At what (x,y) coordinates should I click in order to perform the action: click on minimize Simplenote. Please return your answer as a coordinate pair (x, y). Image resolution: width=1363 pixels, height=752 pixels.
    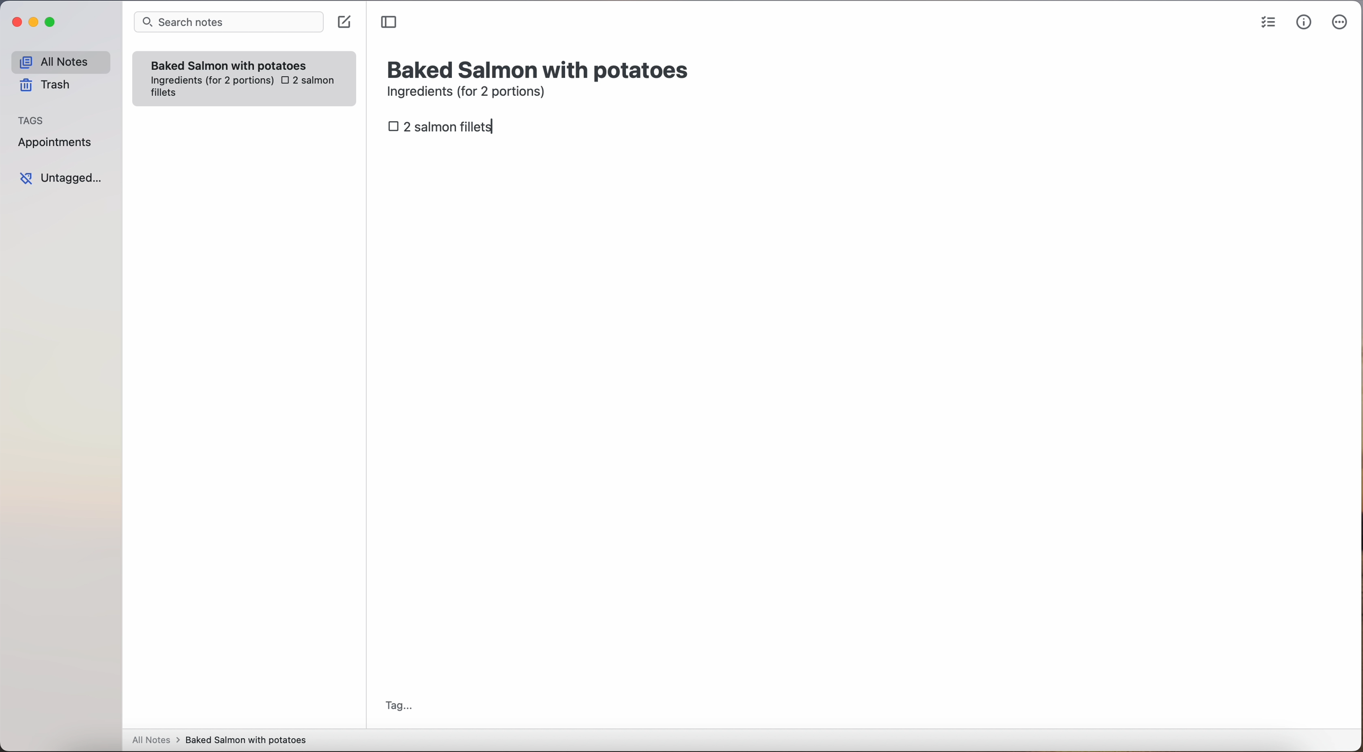
    Looking at the image, I should click on (33, 23).